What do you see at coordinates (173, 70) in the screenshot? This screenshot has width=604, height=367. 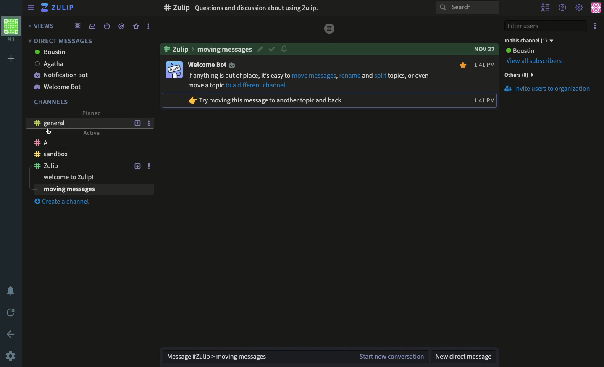 I see `Profile` at bounding box center [173, 70].